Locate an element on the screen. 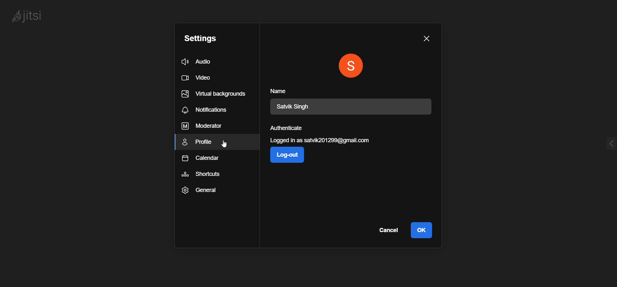  display picture is located at coordinates (352, 66).